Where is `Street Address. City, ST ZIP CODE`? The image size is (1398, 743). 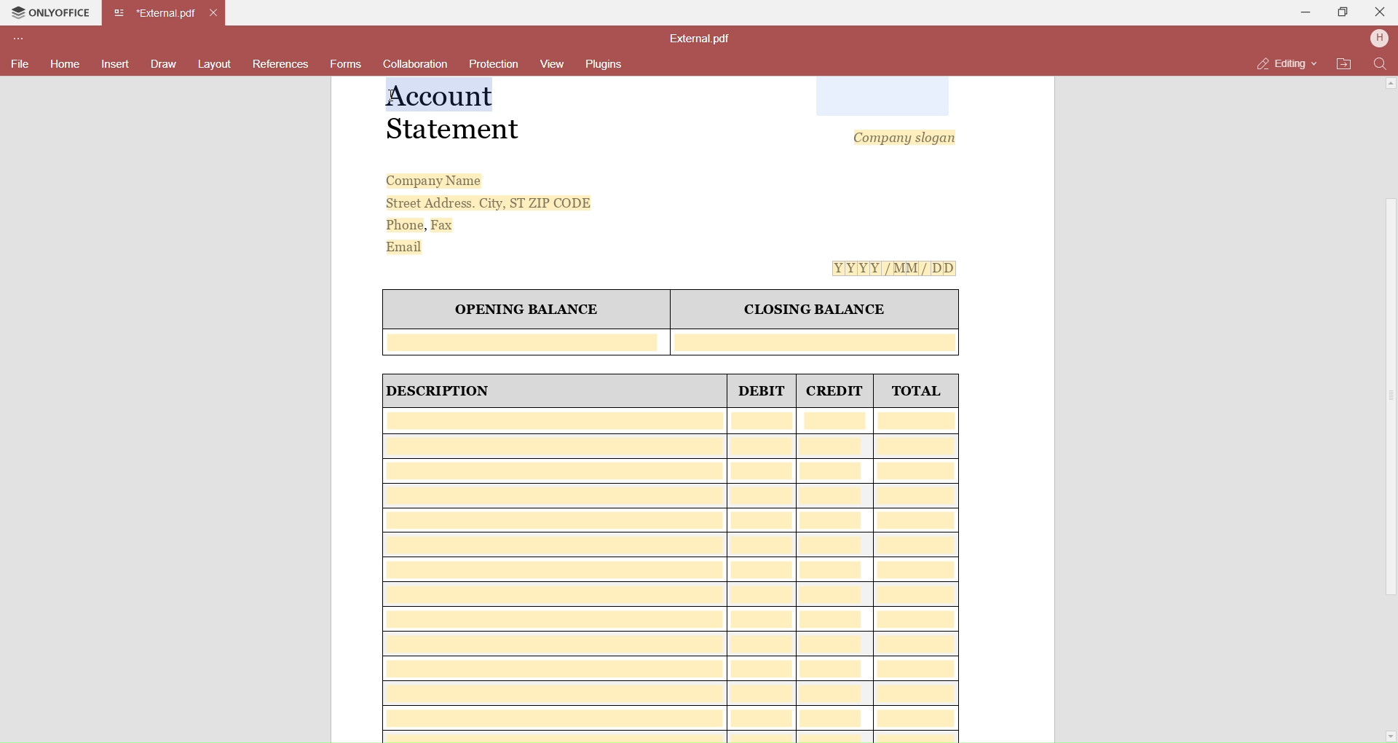
Street Address. City, ST ZIP CODE is located at coordinates (489, 203).